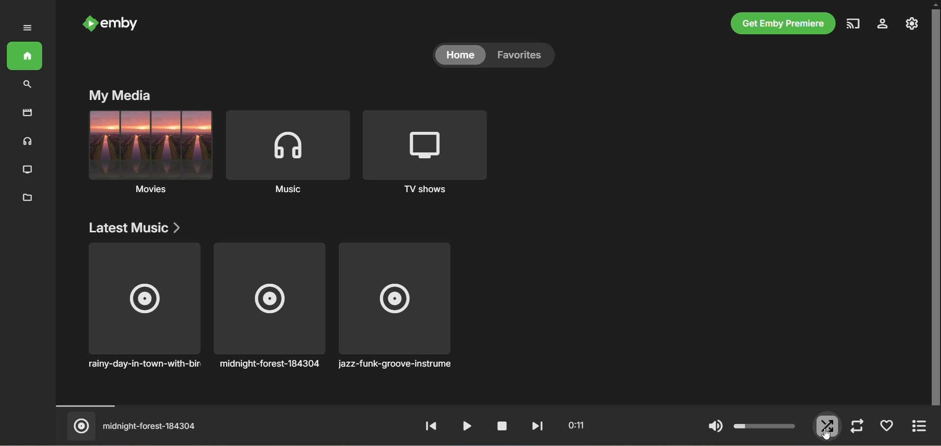  I want to click on rainy-day-in-town-with-birds singing, so click(144, 308).